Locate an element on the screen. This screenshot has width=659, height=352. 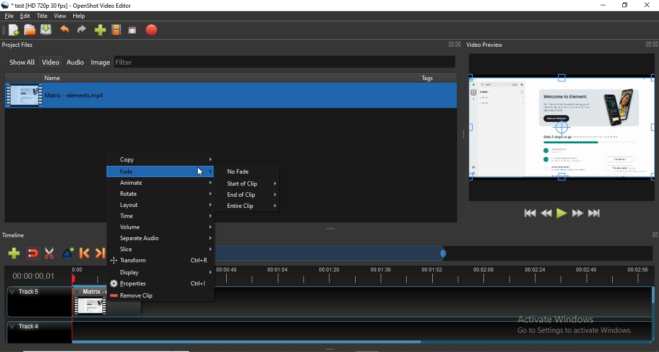
Project files is located at coordinates (20, 45).